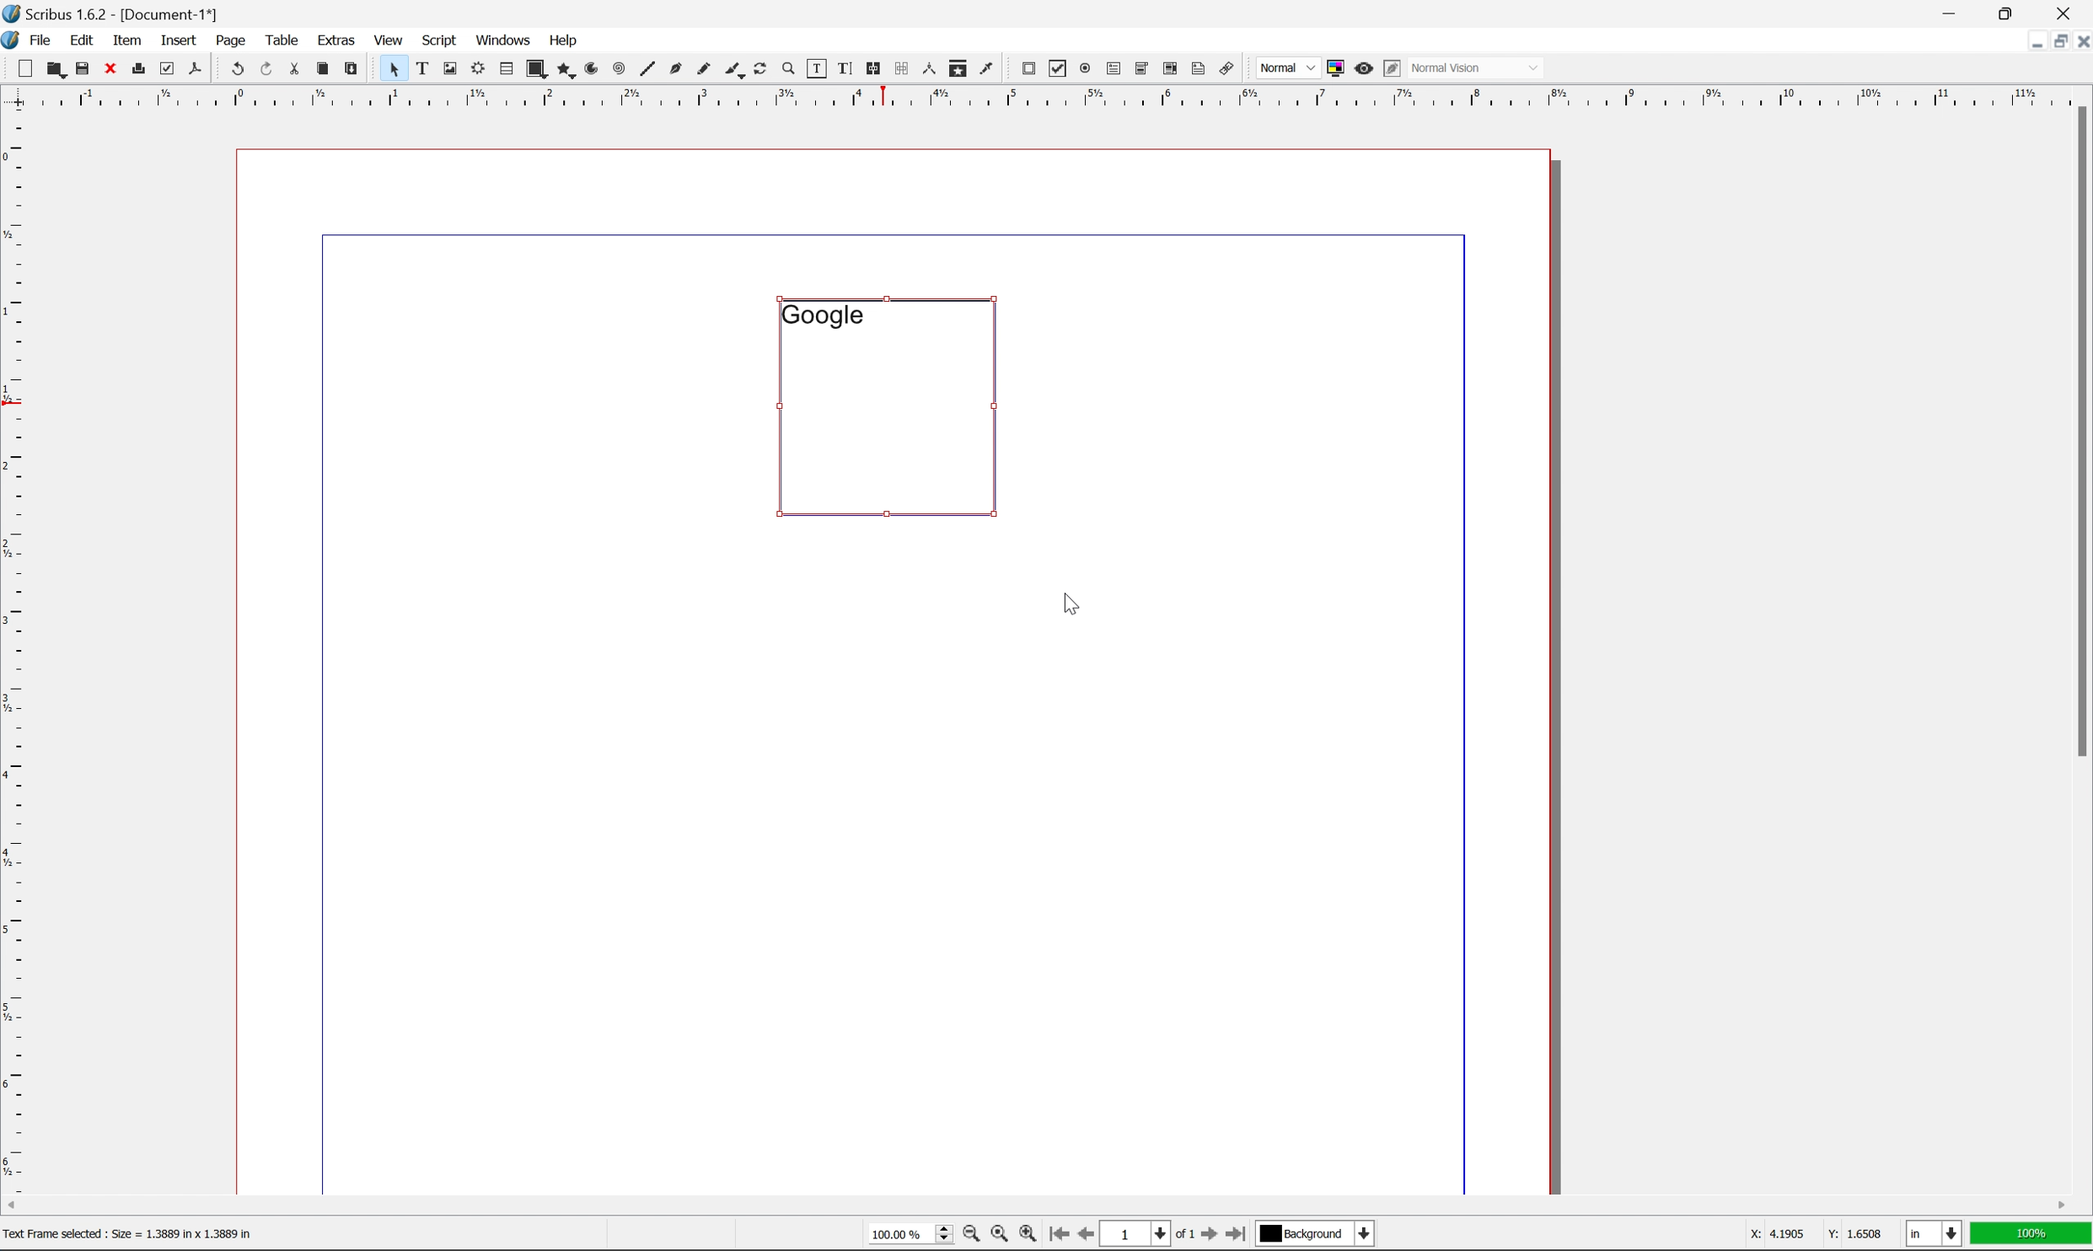 Image resolution: width=2093 pixels, height=1251 pixels. Describe the element at coordinates (476, 67) in the screenshot. I see `render frame` at that location.